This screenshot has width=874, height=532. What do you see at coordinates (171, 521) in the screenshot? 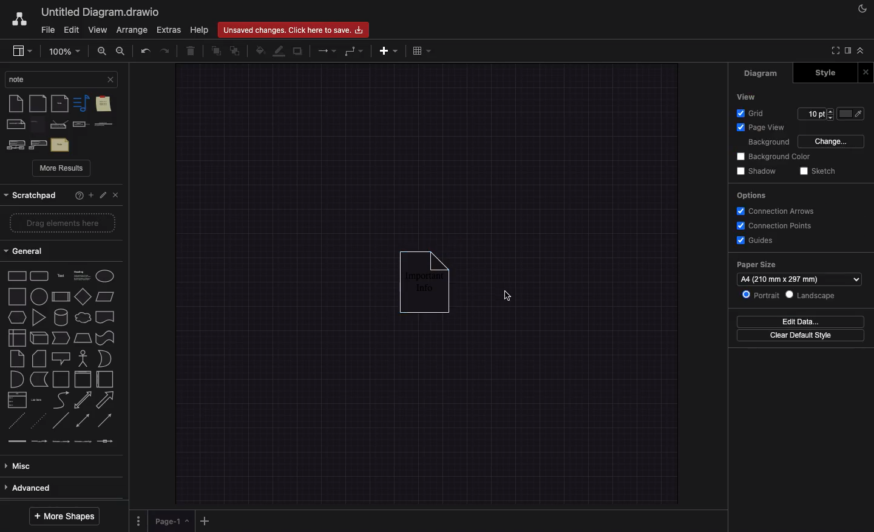
I see `Page 1` at bounding box center [171, 521].